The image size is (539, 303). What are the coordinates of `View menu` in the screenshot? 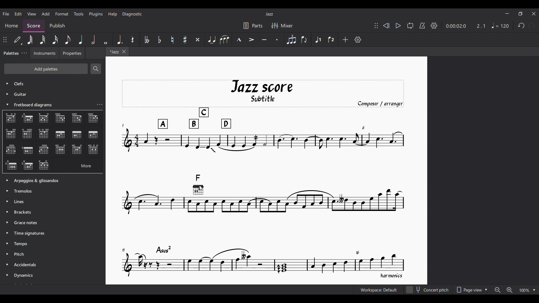 It's located at (32, 14).